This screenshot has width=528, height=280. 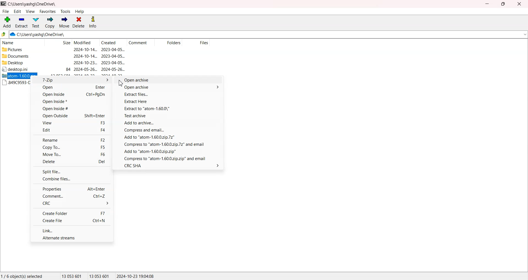 What do you see at coordinates (58, 43) in the screenshot?
I see `Size` at bounding box center [58, 43].